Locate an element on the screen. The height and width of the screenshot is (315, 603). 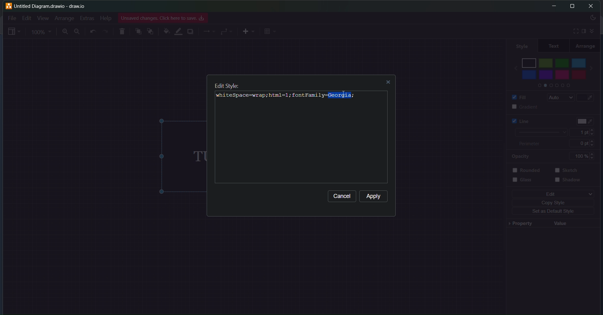
Help is located at coordinates (105, 18).